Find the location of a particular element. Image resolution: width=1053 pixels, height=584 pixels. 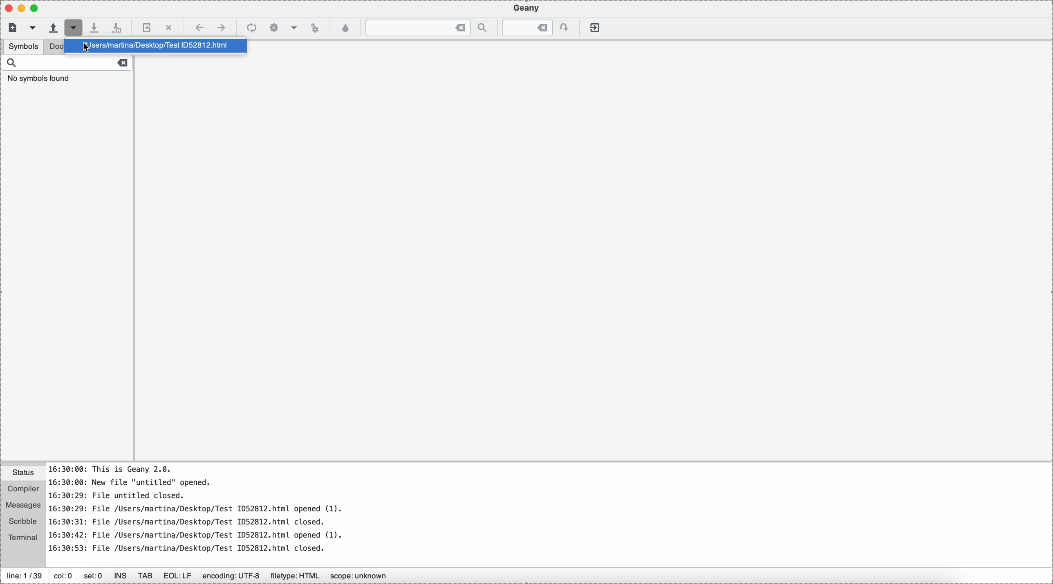

Geany is located at coordinates (526, 8).